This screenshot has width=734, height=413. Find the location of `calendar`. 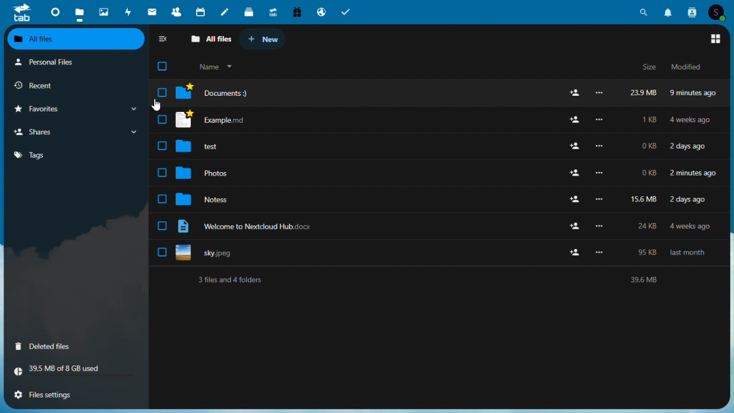

calendar is located at coordinates (201, 11).